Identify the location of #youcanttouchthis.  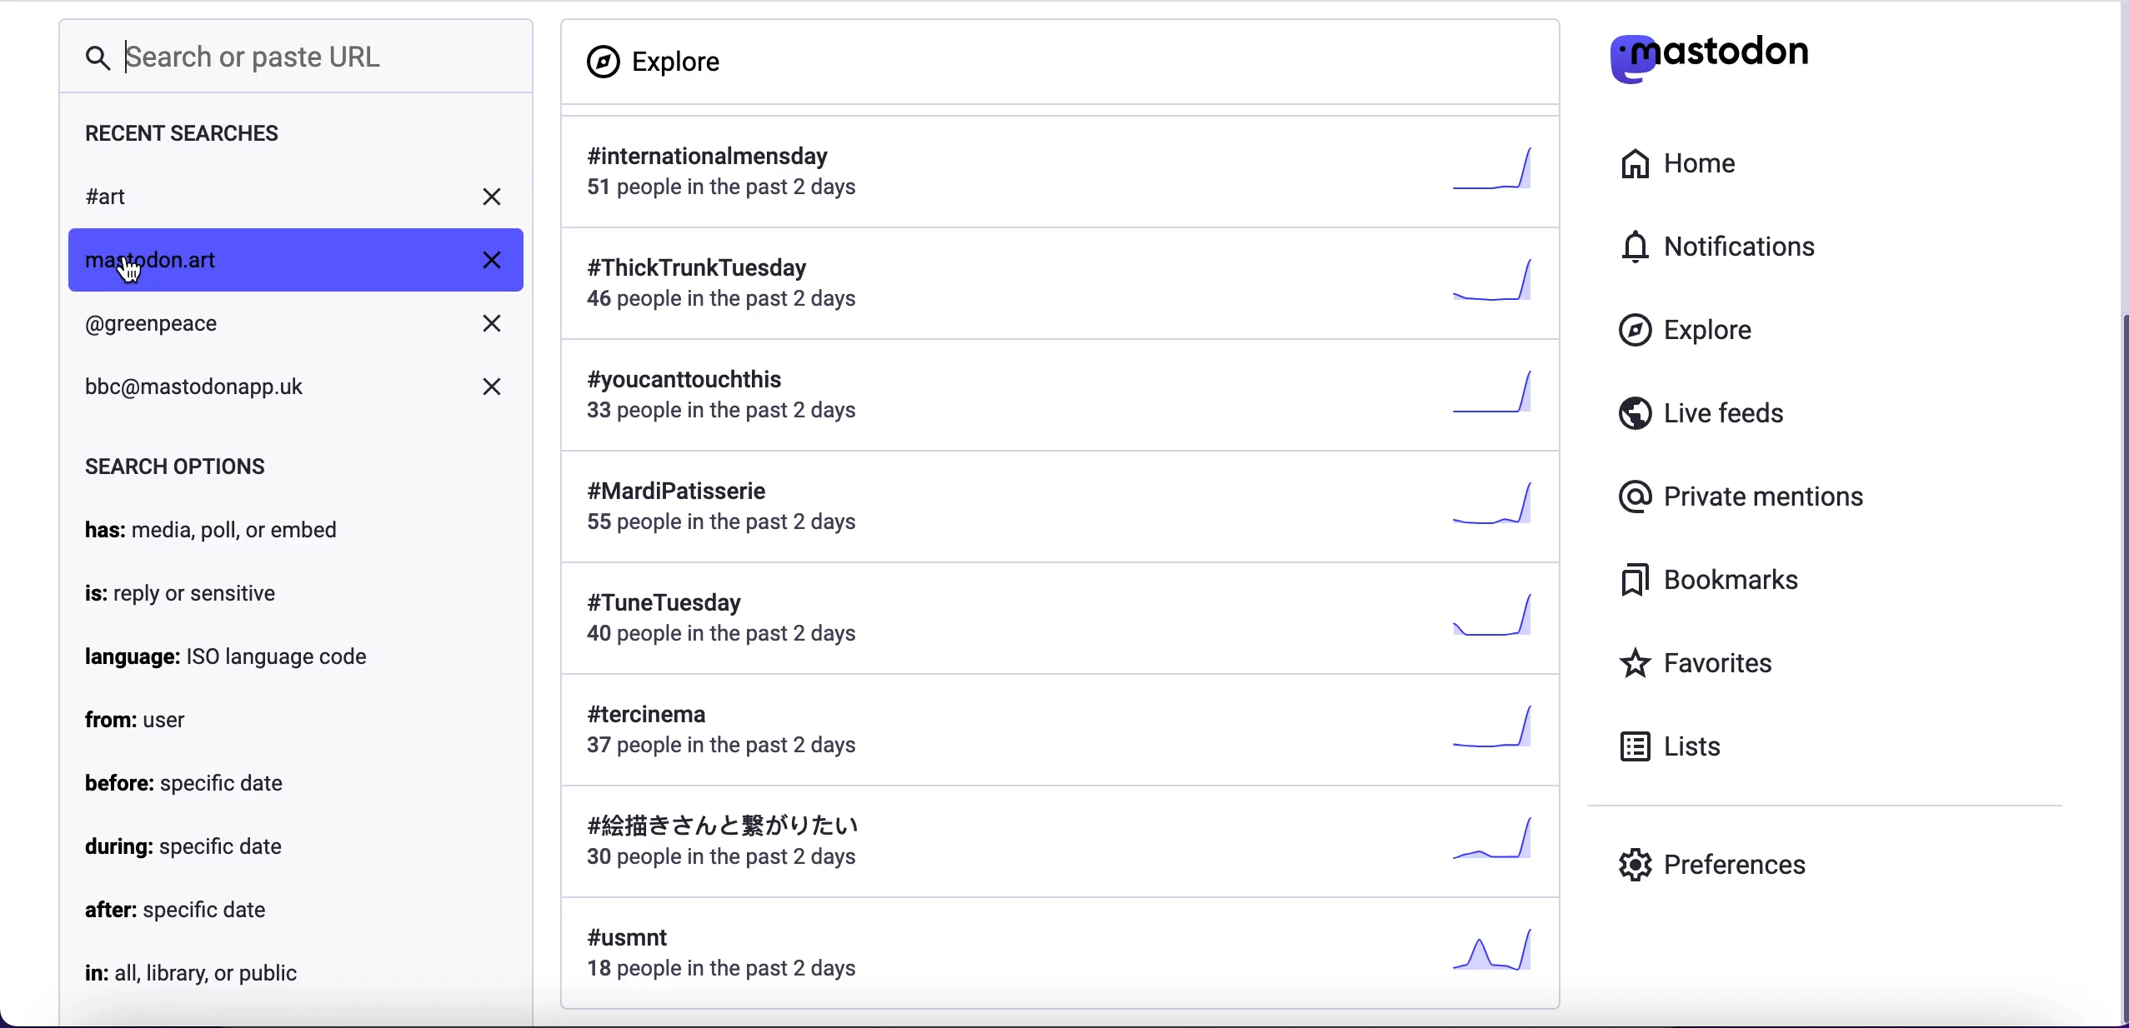
(1058, 405).